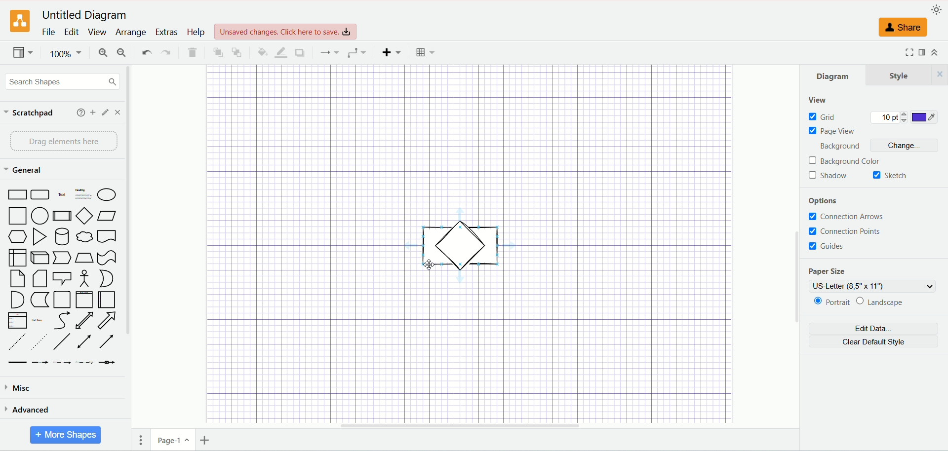  What do you see at coordinates (166, 54) in the screenshot?
I see `redo` at bounding box center [166, 54].